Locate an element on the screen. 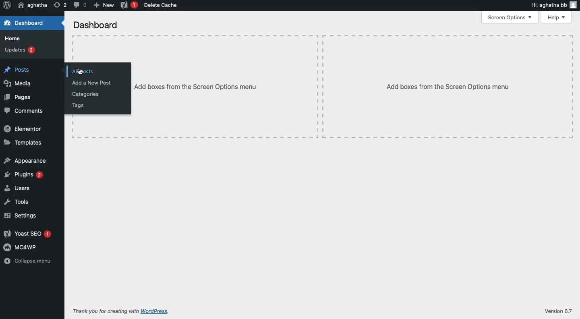 This screenshot has width=580, height=319. Table line is located at coordinates (323, 137).